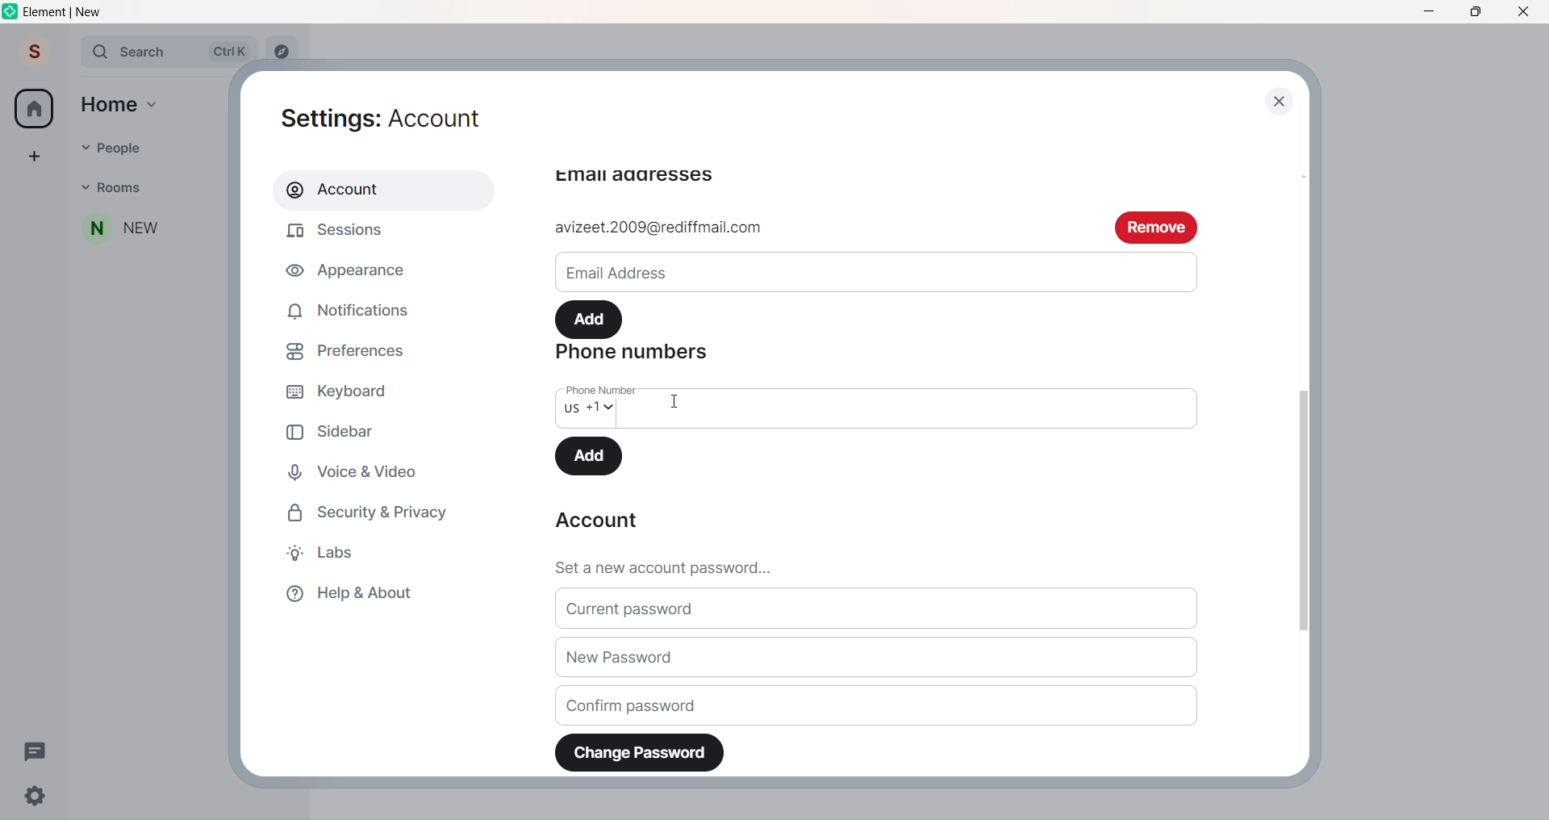  What do you see at coordinates (357, 468) in the screenshot?
I see `Voice and Video` at bounding box center [357, 468].